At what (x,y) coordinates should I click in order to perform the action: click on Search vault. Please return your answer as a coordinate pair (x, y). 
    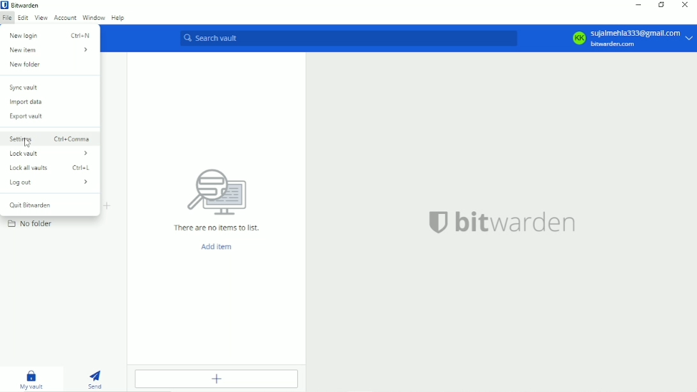
    Looking at the image, I should click on (351, 36).